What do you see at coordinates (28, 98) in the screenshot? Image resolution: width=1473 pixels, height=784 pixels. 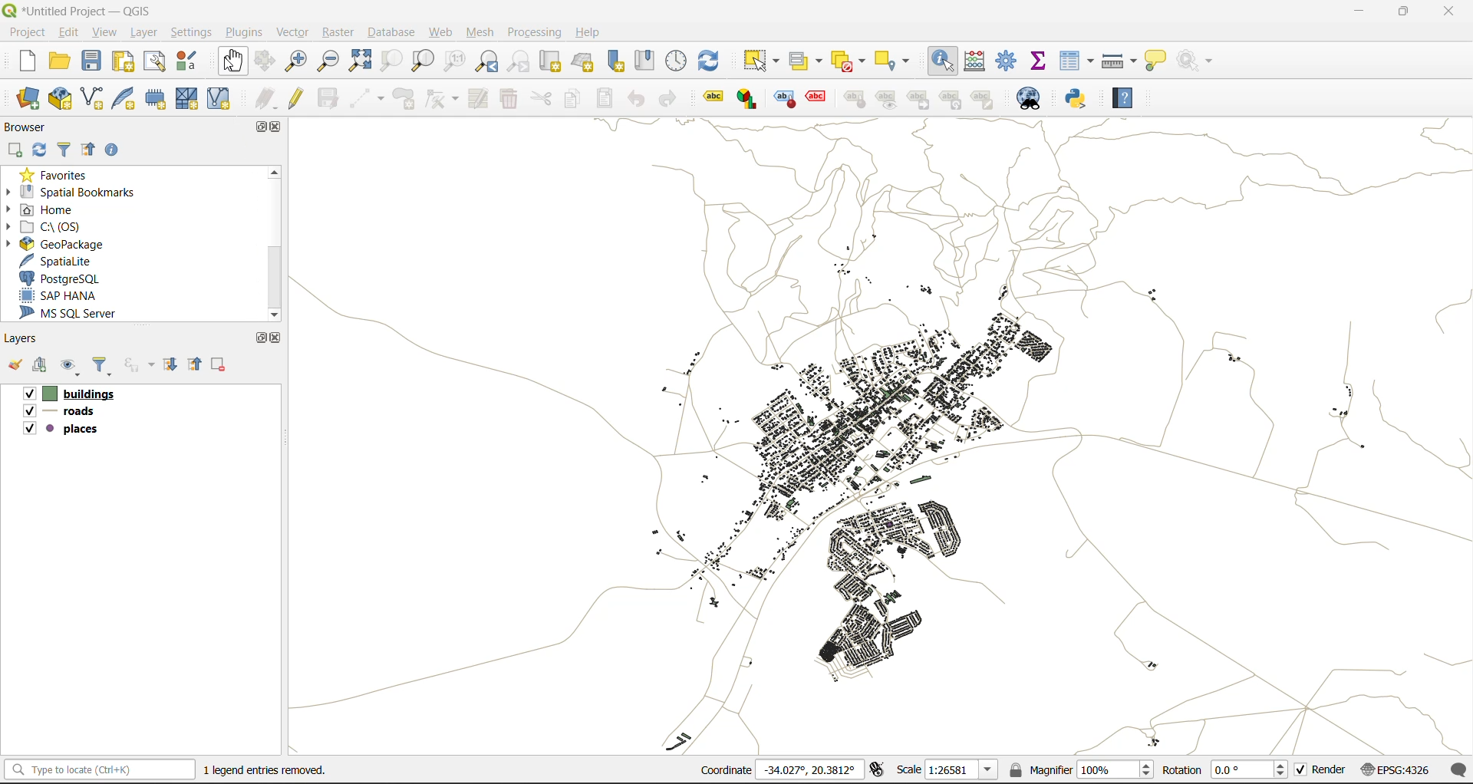 I see `open data source manager` at bounding box center [28, 98].